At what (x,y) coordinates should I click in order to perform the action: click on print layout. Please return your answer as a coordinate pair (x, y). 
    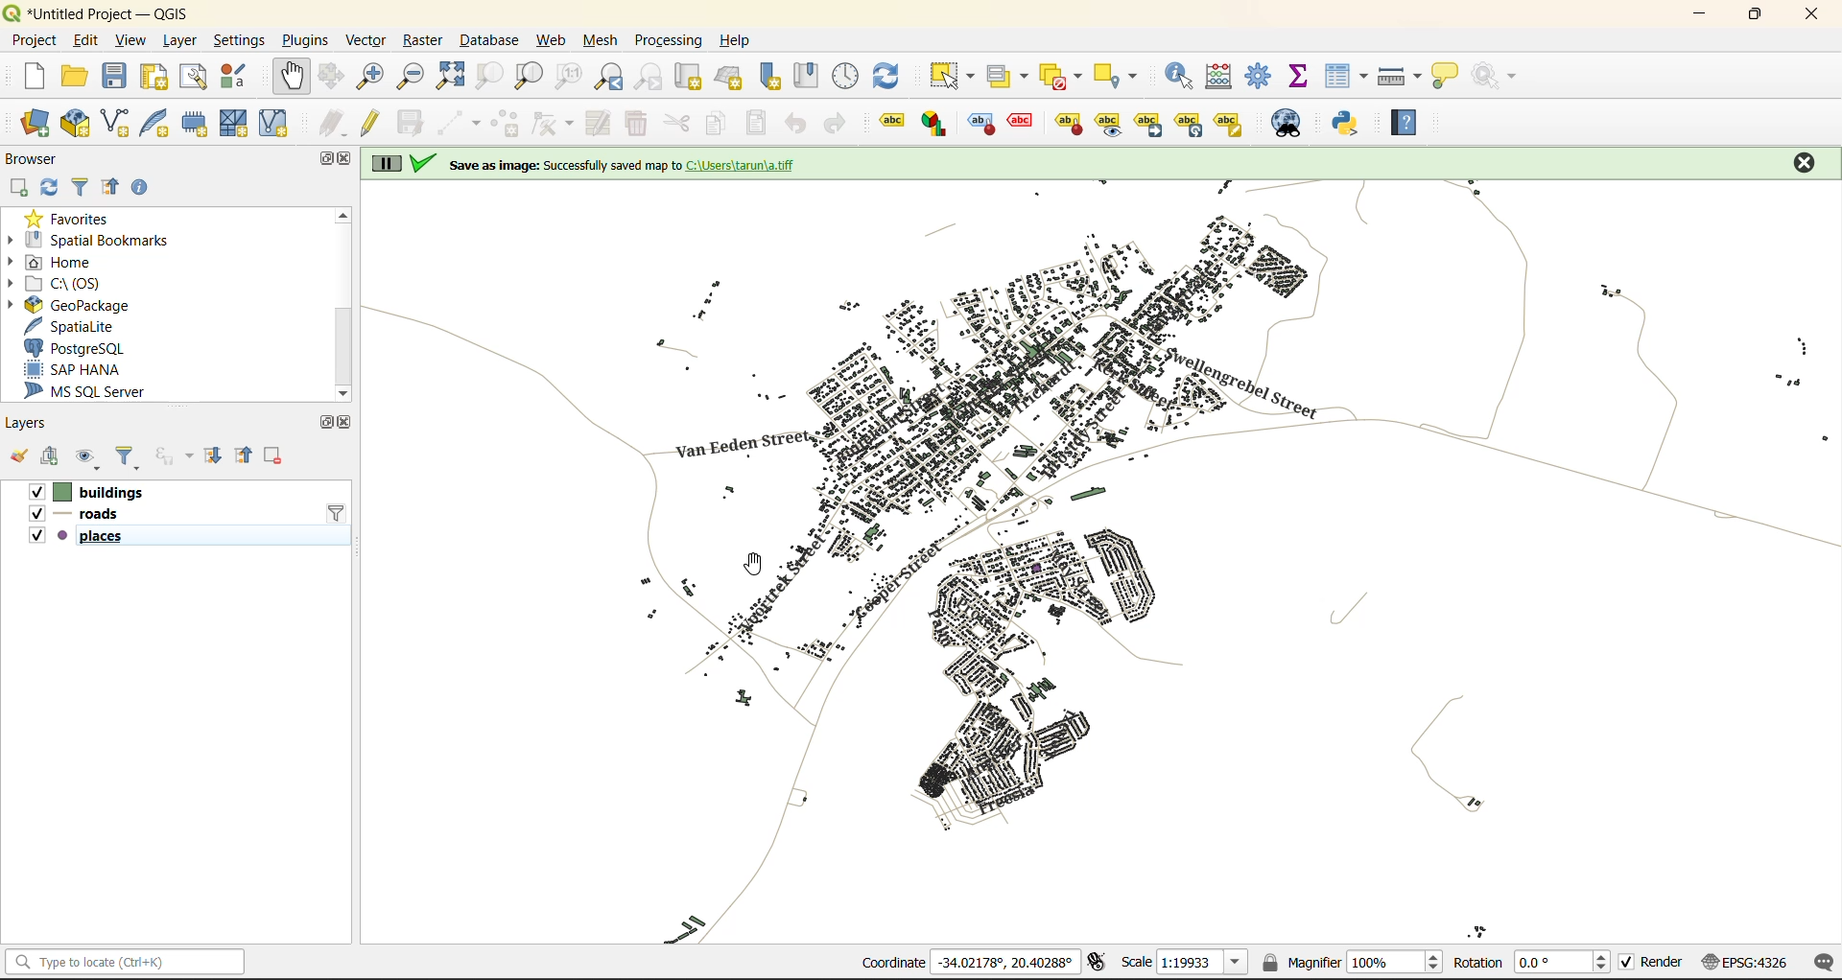
    Looking at the image, I should click on (151, 75).